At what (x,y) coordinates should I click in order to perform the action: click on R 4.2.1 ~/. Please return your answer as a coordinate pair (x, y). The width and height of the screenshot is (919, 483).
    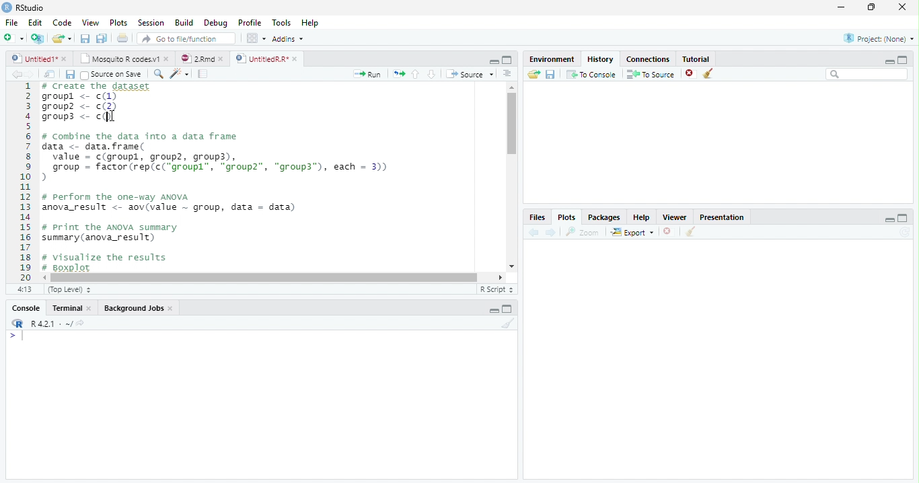
    Looking at the image, I should click on (52, 324).